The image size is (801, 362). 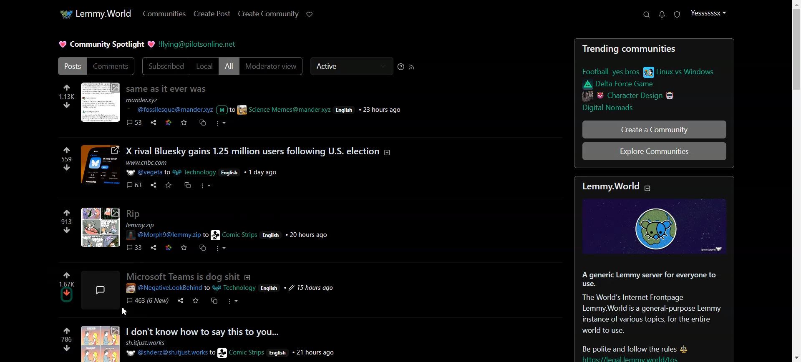 What do you see at coordinates (655, 313) in the screenshot?
I see `Text` at bounding box center [655, 313].